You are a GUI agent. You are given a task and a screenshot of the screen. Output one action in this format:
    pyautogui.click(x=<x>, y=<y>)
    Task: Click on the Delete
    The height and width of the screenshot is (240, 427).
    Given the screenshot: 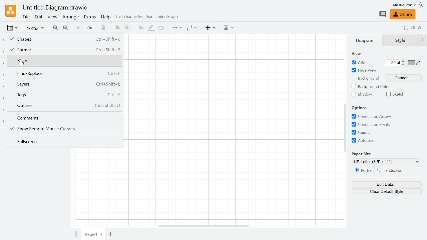 What is the action you would take?
    pyautogui.click(x=103, y=28)
    